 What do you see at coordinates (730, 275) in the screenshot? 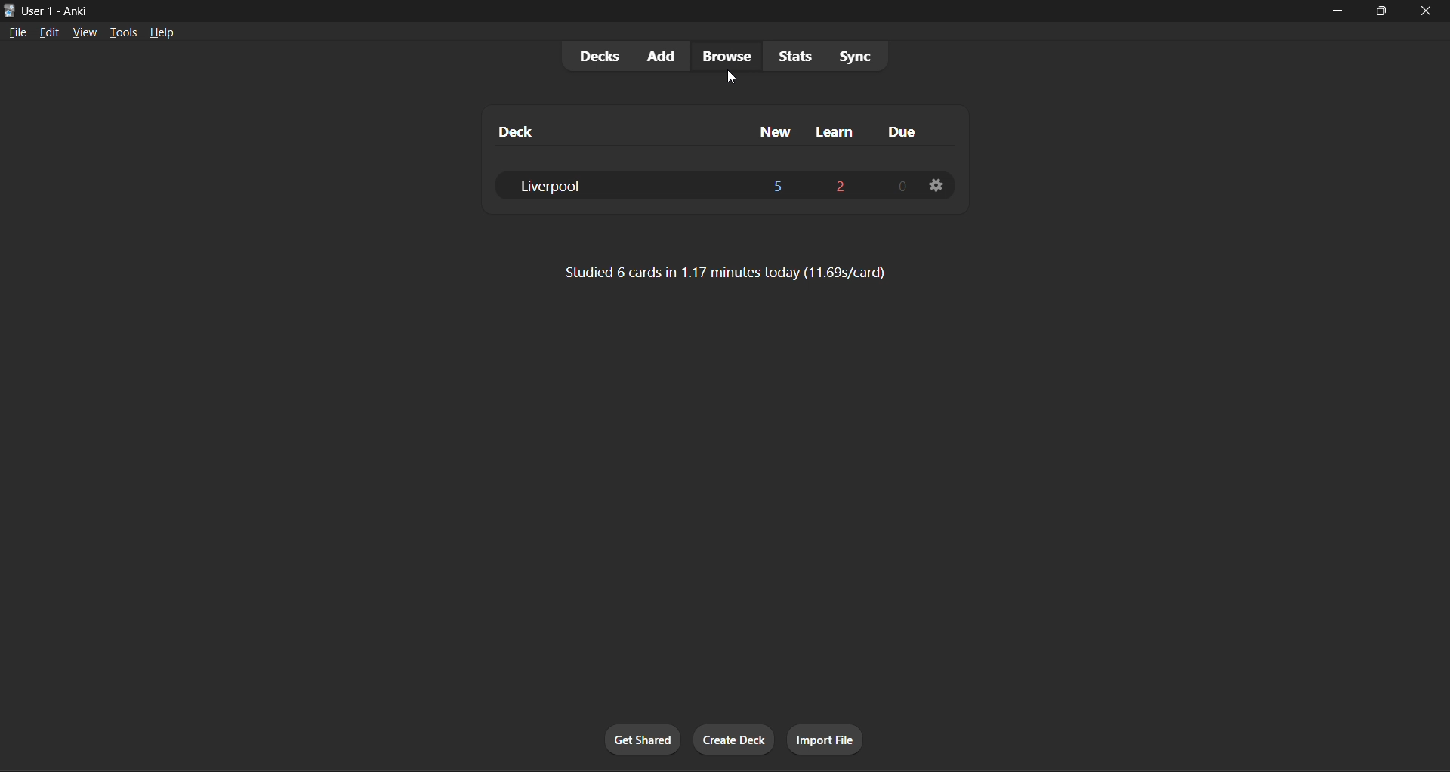
I see `cards stats` at bounding box center [730, 275].